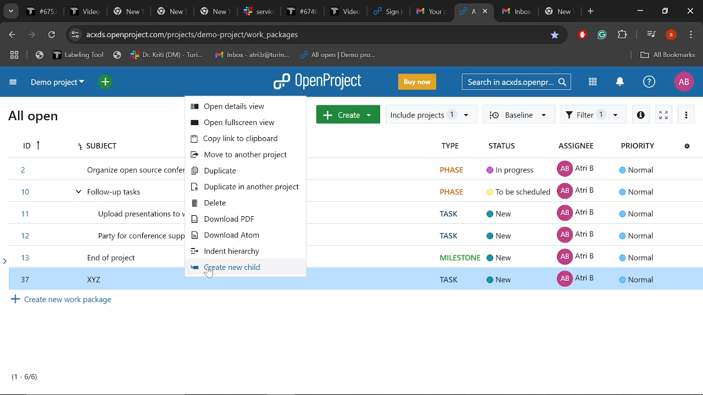 The image size is (703, 395). Describe the element at coordinates (539, 12) in the screenshot. I see `Other tabs` at that location.